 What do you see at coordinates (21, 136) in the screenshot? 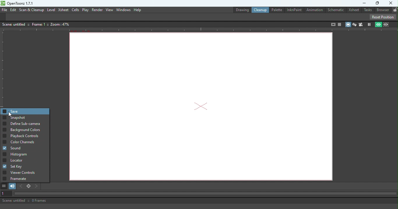
I see `Playback controls` at bounding box center [21, 136].